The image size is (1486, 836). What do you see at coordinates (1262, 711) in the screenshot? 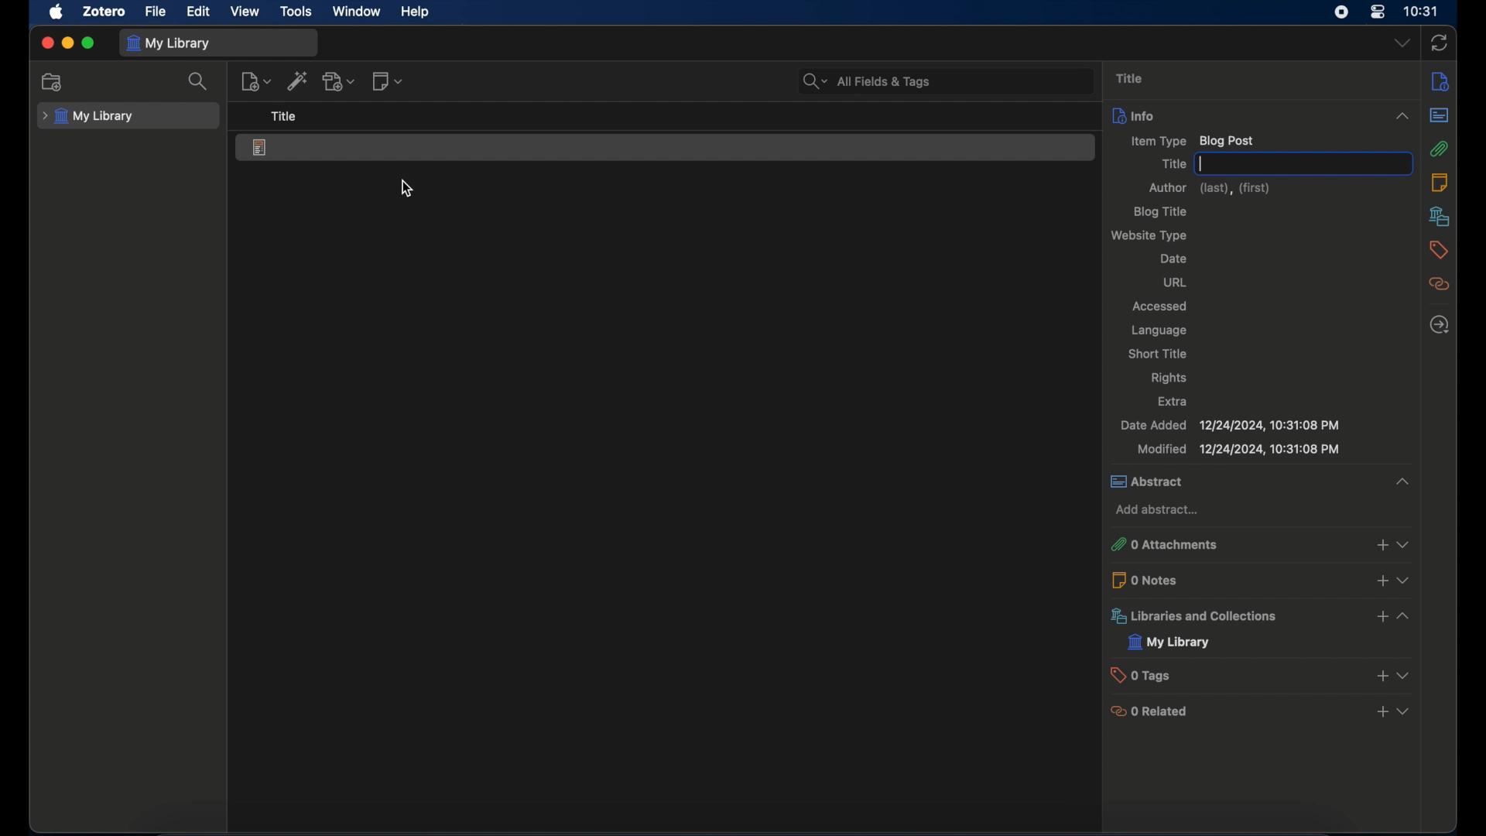
I see `0 related` at bounding box center [1262, 711].